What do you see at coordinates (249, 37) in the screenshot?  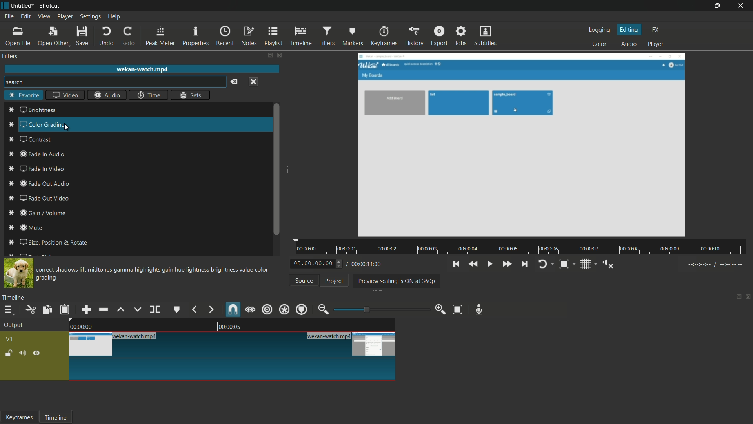 I see `notes` at bounding box center [249, 37].